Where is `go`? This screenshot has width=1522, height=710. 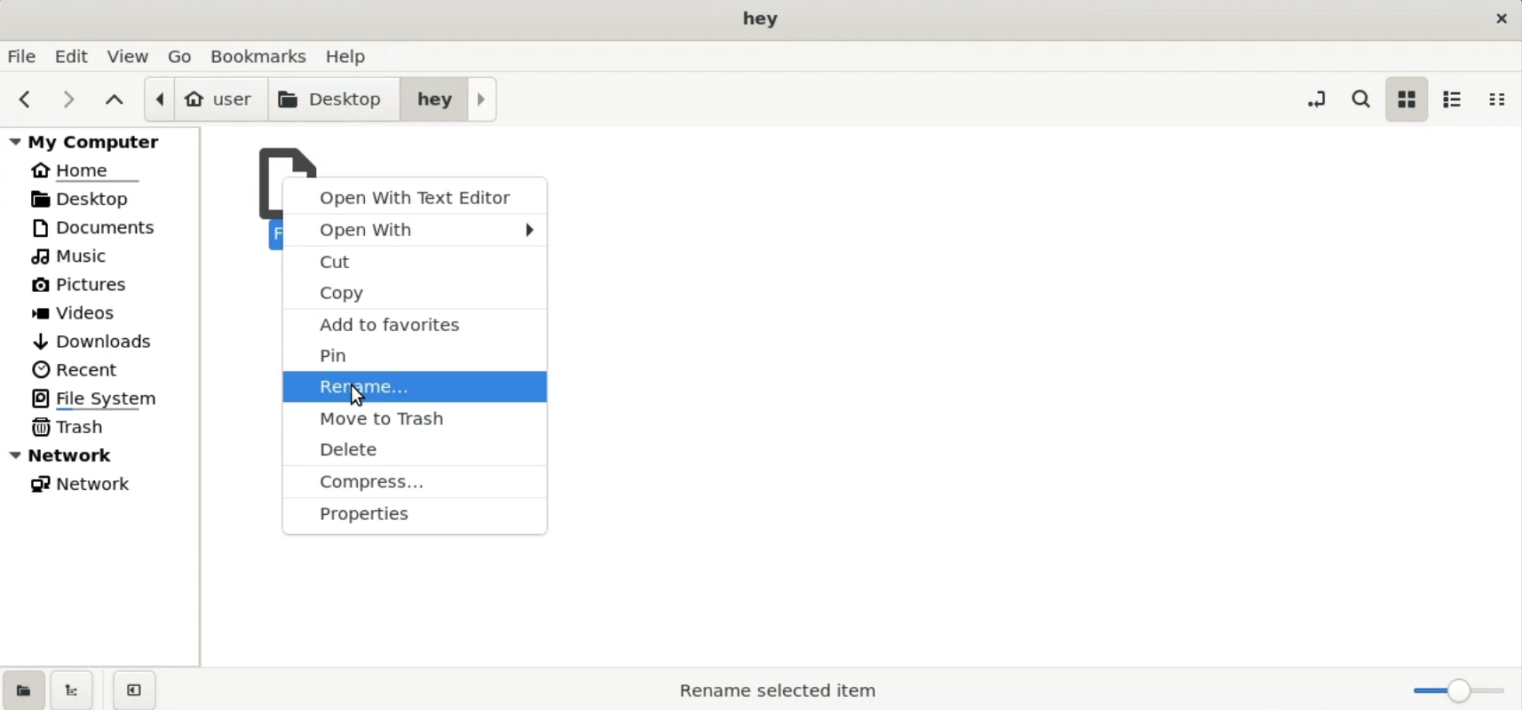
go is located at coordinates (182, 55).